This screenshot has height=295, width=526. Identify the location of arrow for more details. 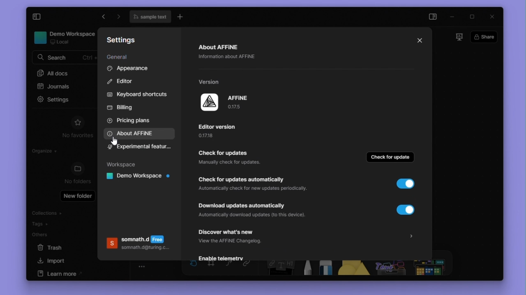
(413, 236).